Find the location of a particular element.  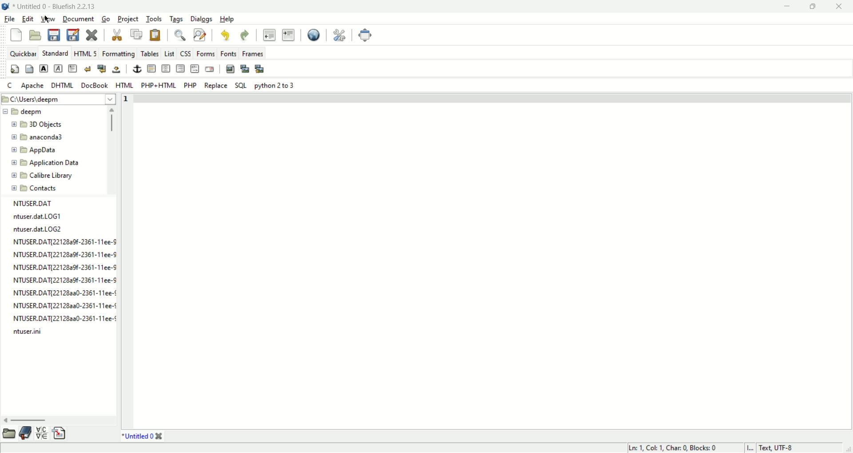

DHTML is located at coordinates (63, 85).